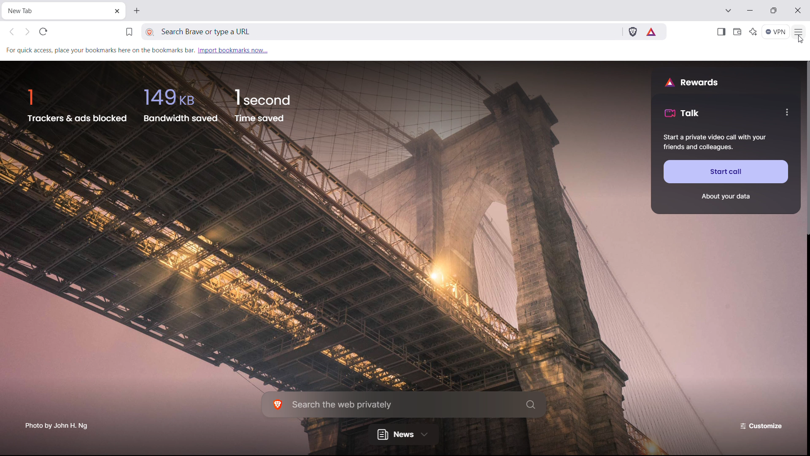  What do you see at coordinates (12, 31) in the screenshot?
I see `click to go back, hold to see history` at bounding box center [12, 31].